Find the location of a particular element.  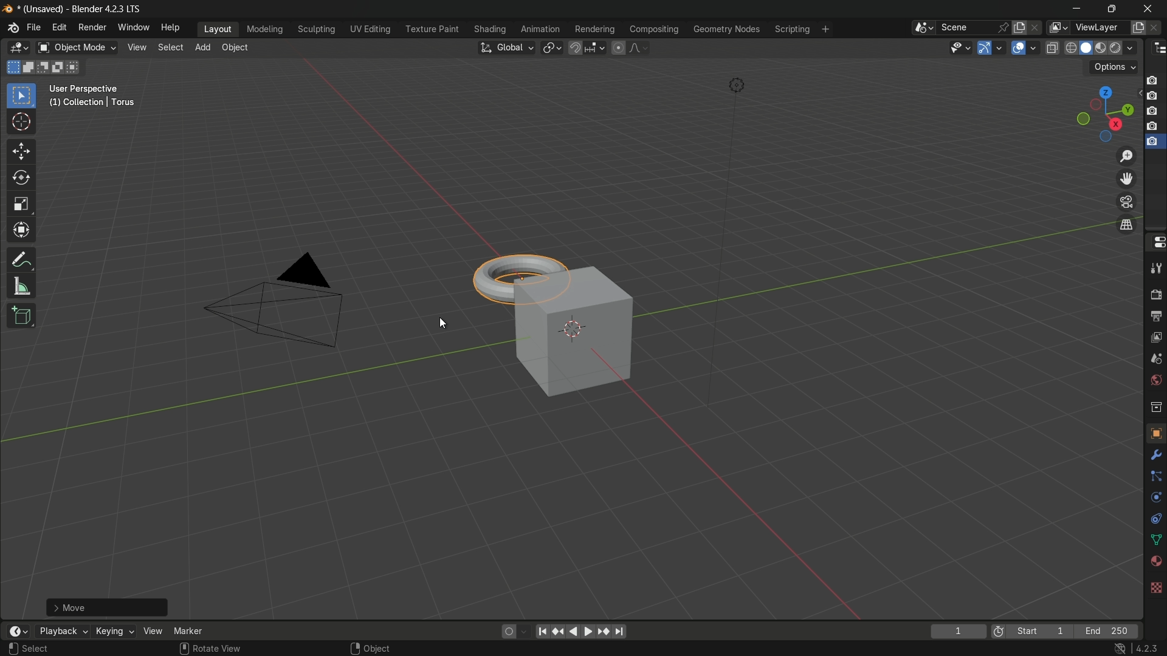

browse scenes is located at coordinates (924, 28).